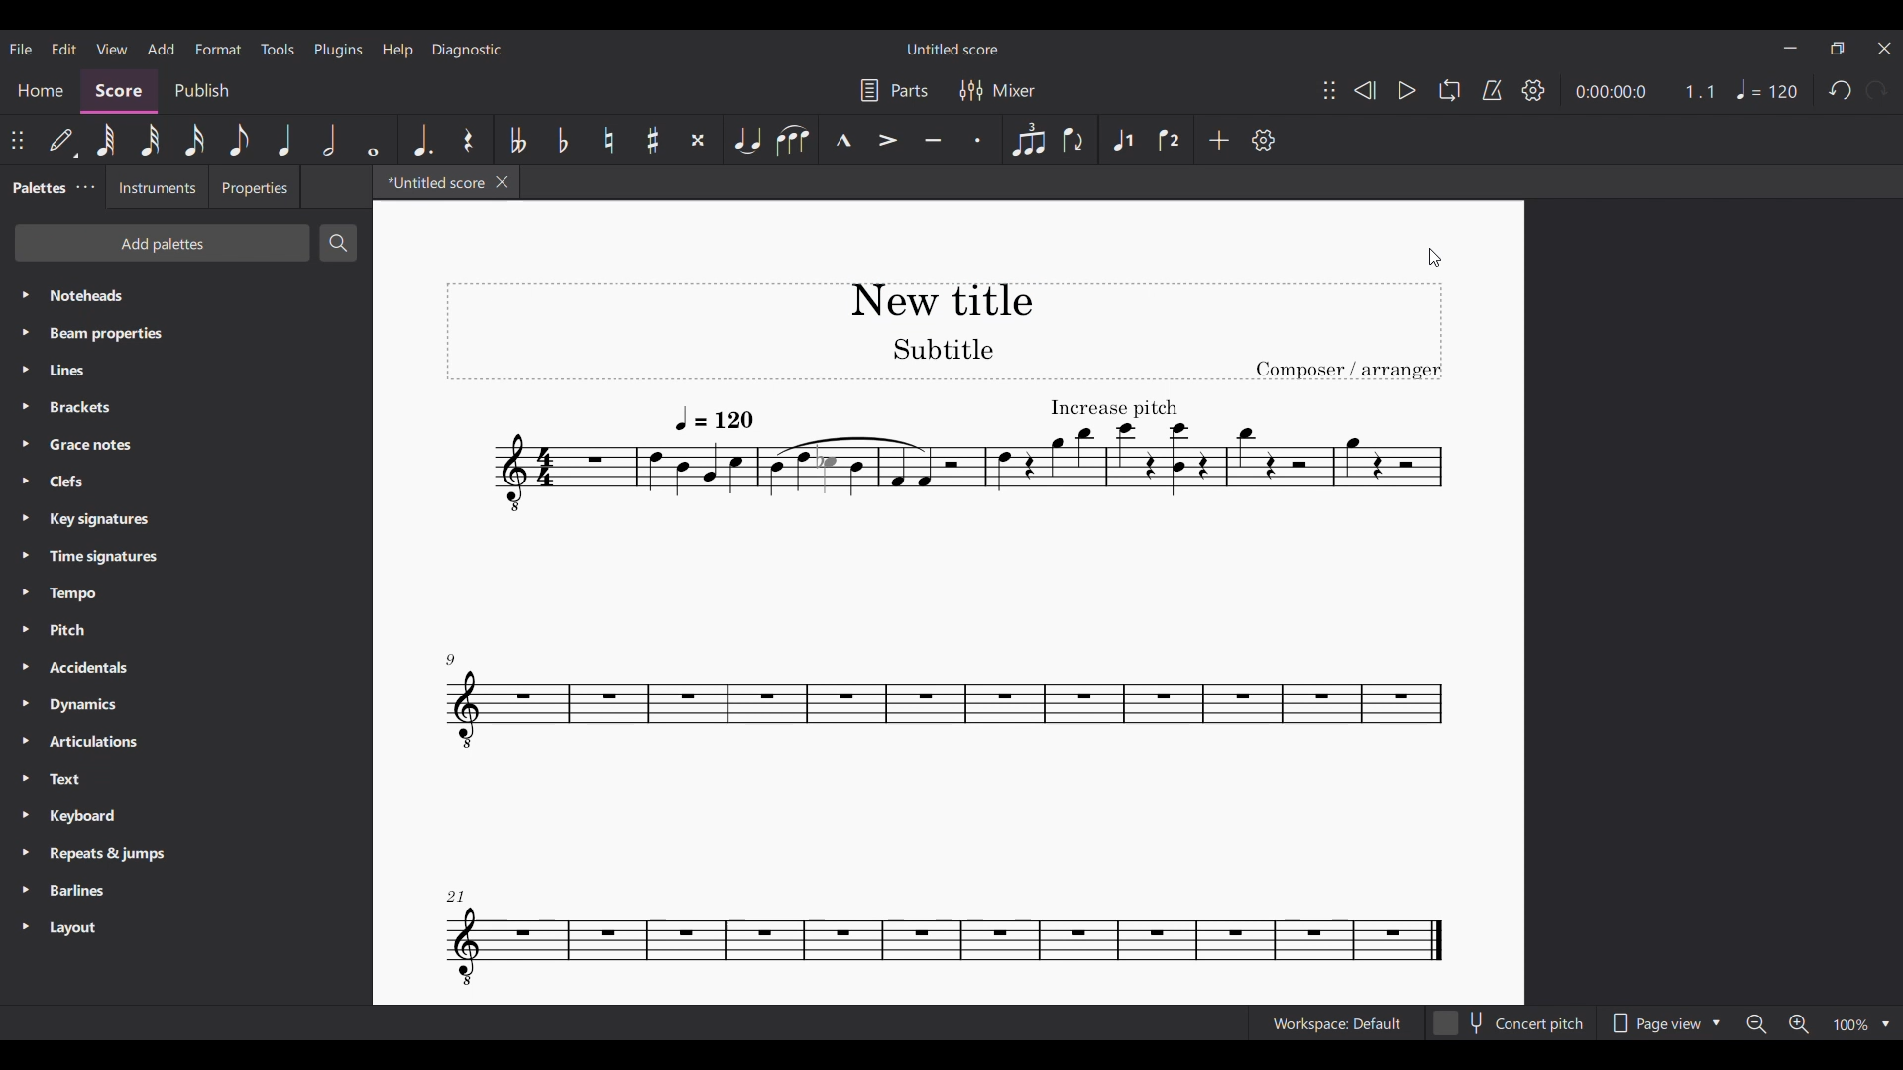 Image resolution: width=1903 pixels, height=1070 pixels. I want to click on Half note, so click(331, 140).